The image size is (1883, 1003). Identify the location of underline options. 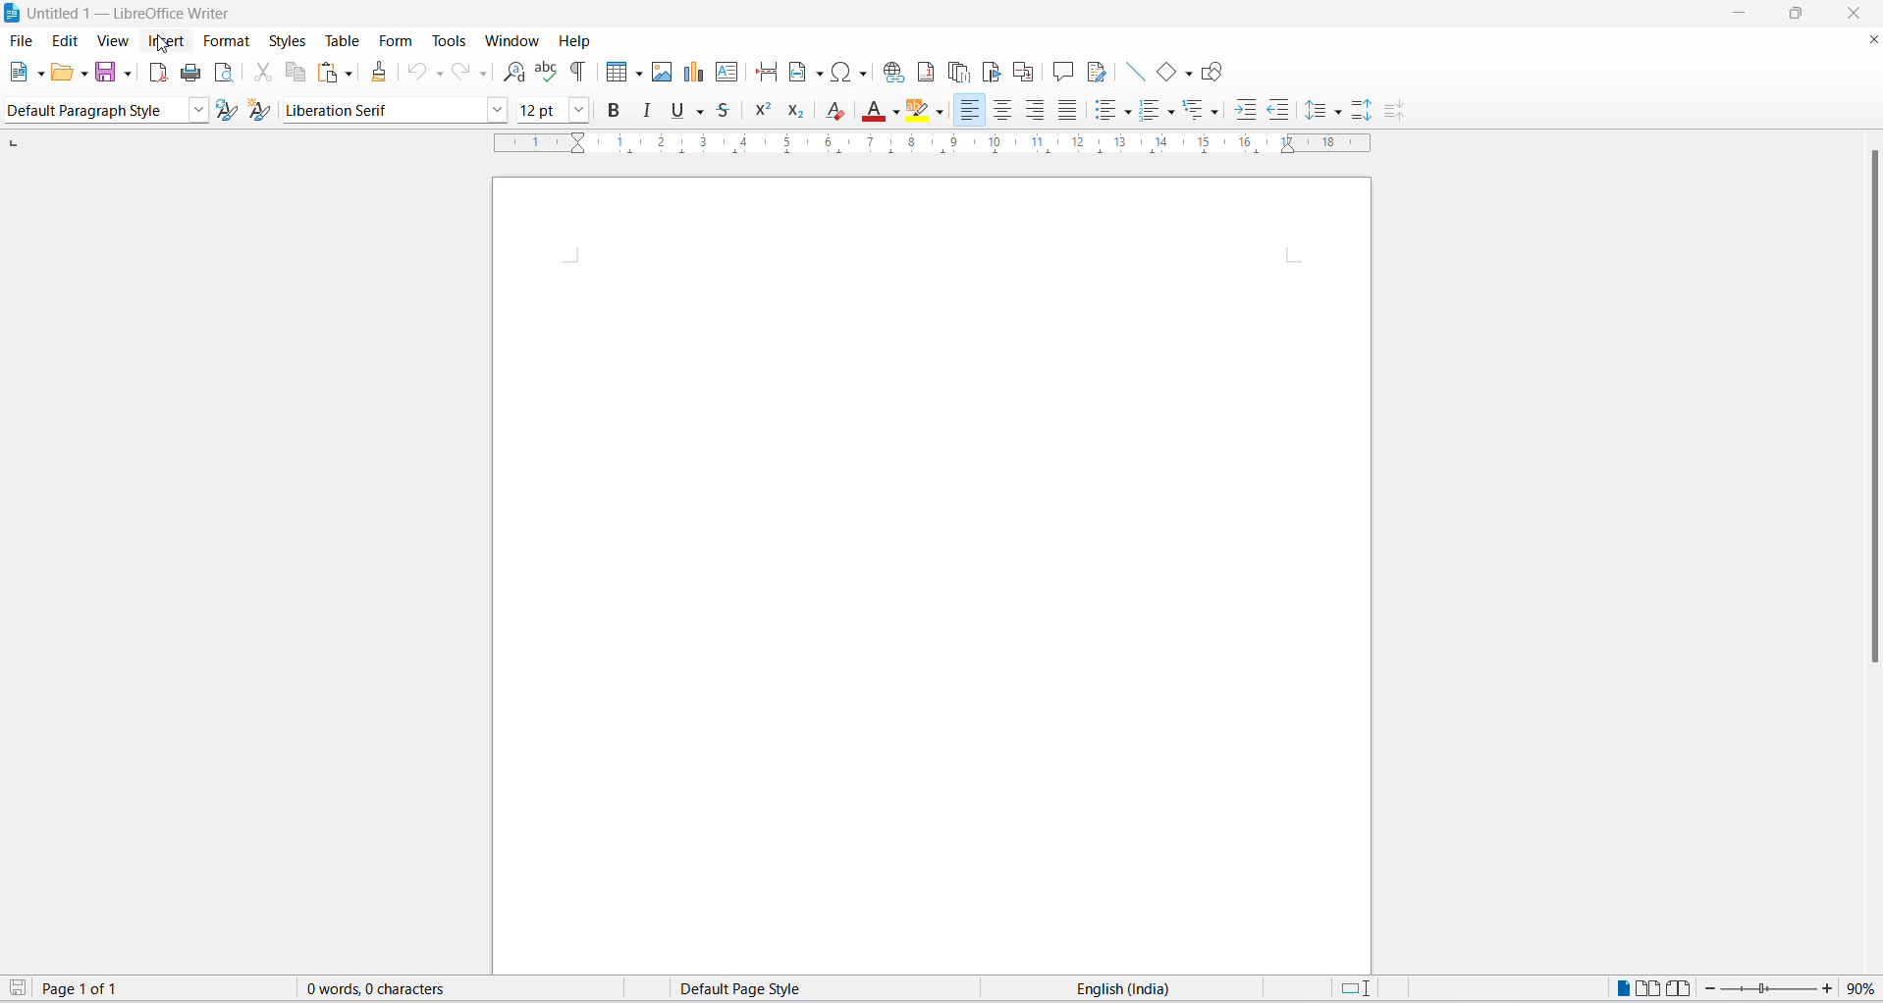
(705, 112).